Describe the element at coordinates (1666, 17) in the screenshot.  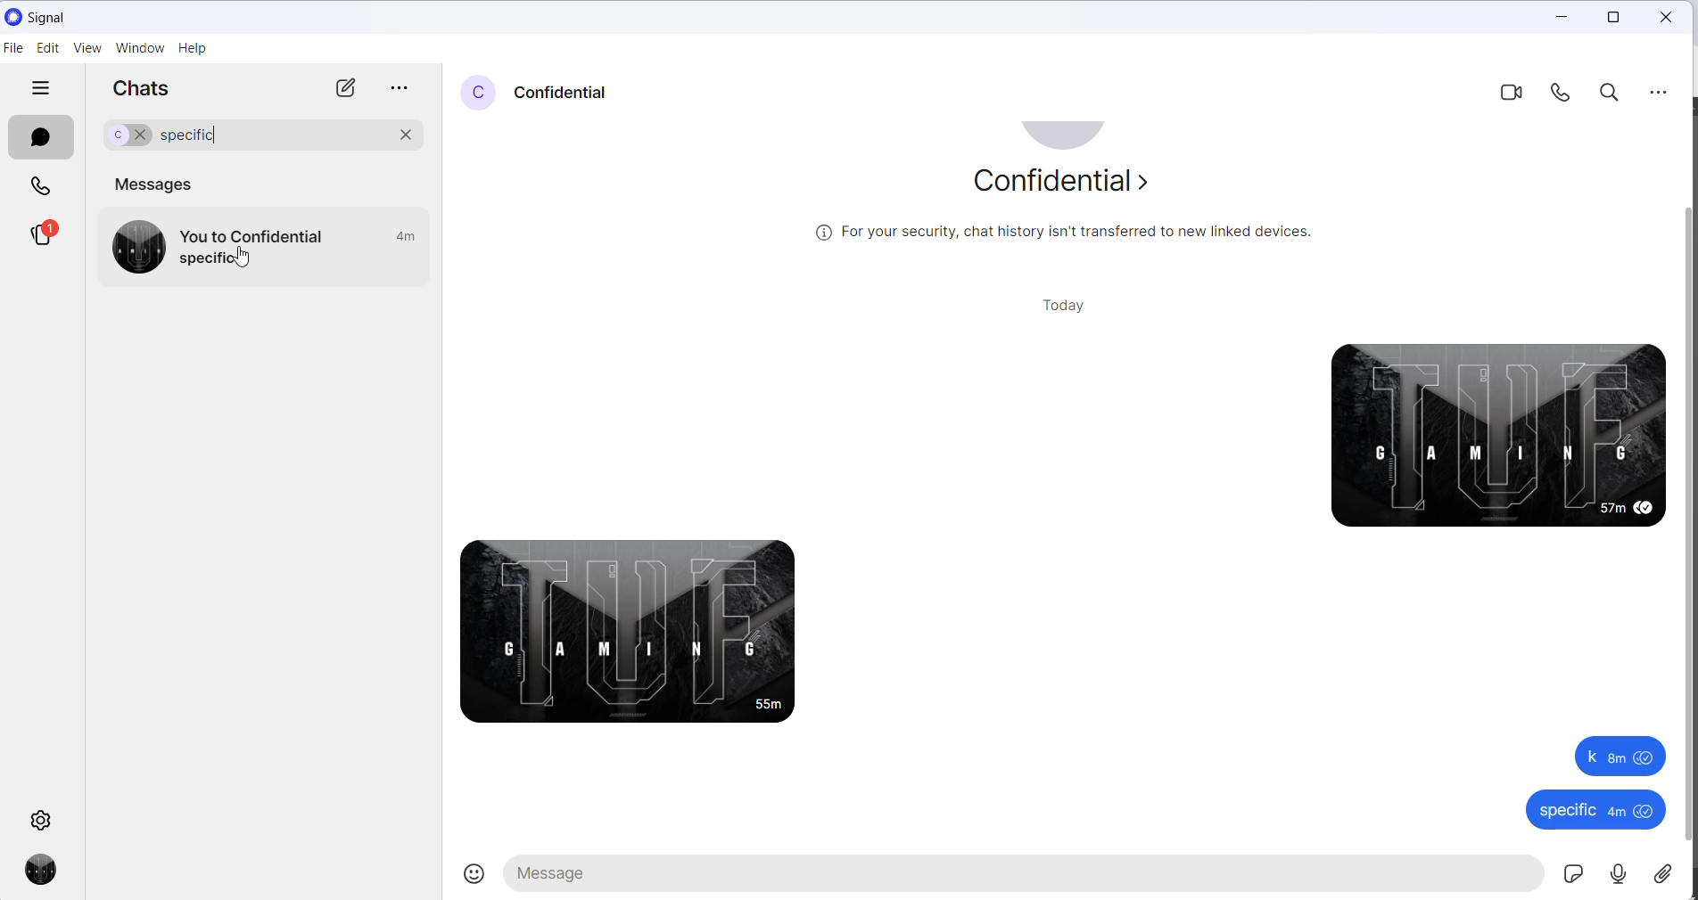
I see `close` at that location.